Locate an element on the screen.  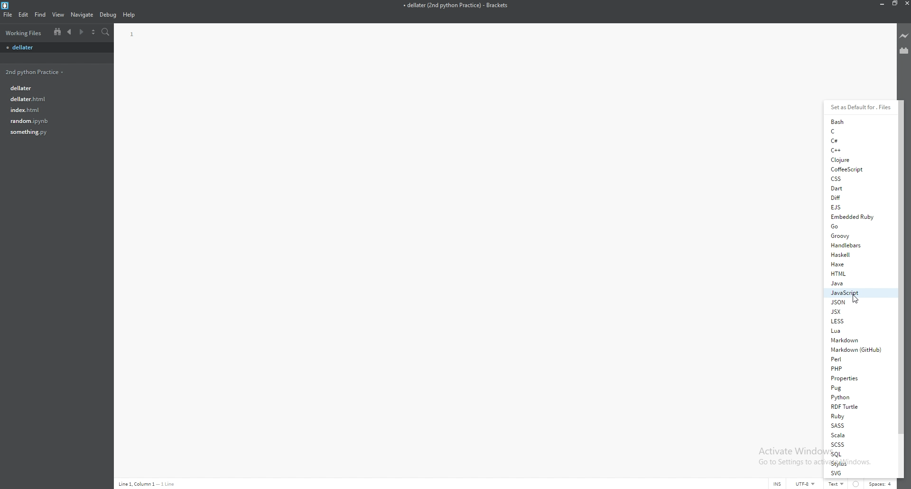
line number is located at coordinates (132, 35).